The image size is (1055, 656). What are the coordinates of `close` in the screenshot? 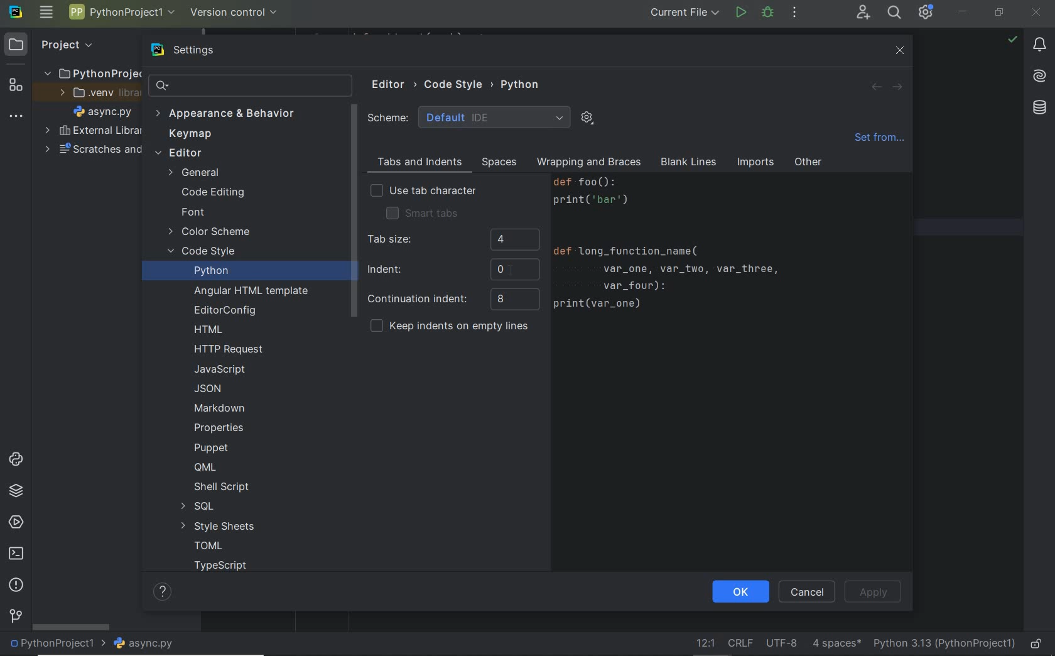 It's located at (1038, 14).